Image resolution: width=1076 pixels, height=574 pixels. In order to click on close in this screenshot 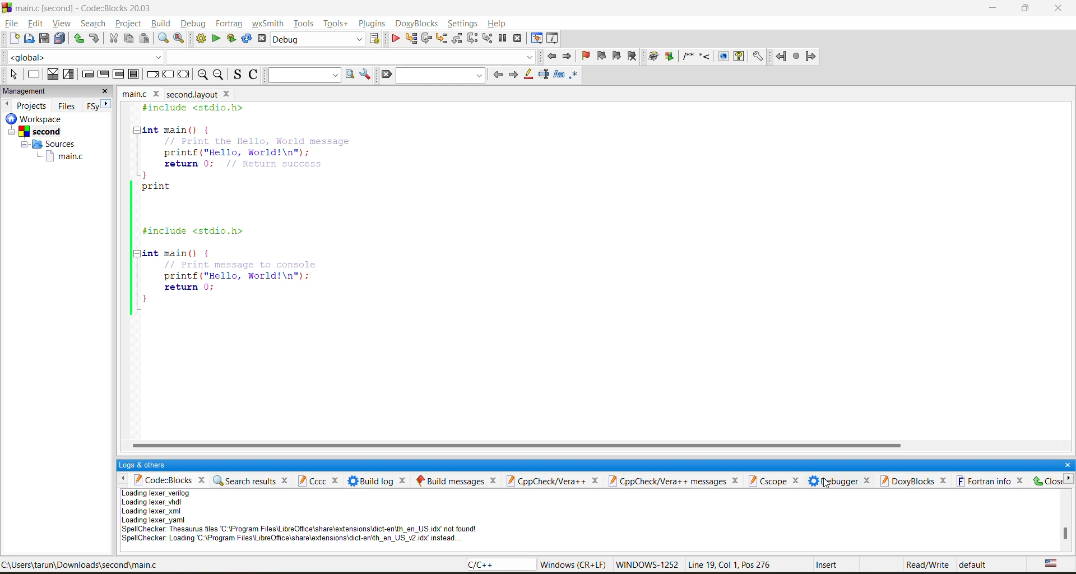, I will do `click(1066, 463)`.